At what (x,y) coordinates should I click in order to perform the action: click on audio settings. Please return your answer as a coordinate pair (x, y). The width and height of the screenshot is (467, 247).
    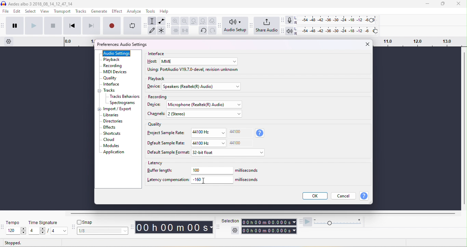
    Looking at the image, I should click on (117, 53).